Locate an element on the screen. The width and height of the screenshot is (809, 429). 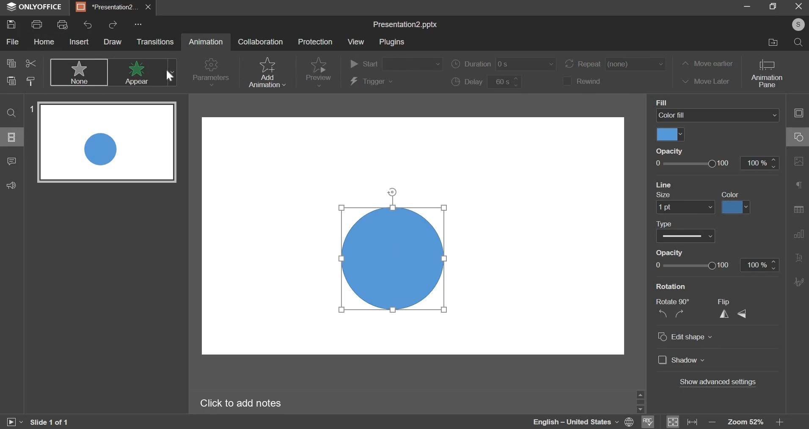
Transitions is located at coordinates (158, 42).